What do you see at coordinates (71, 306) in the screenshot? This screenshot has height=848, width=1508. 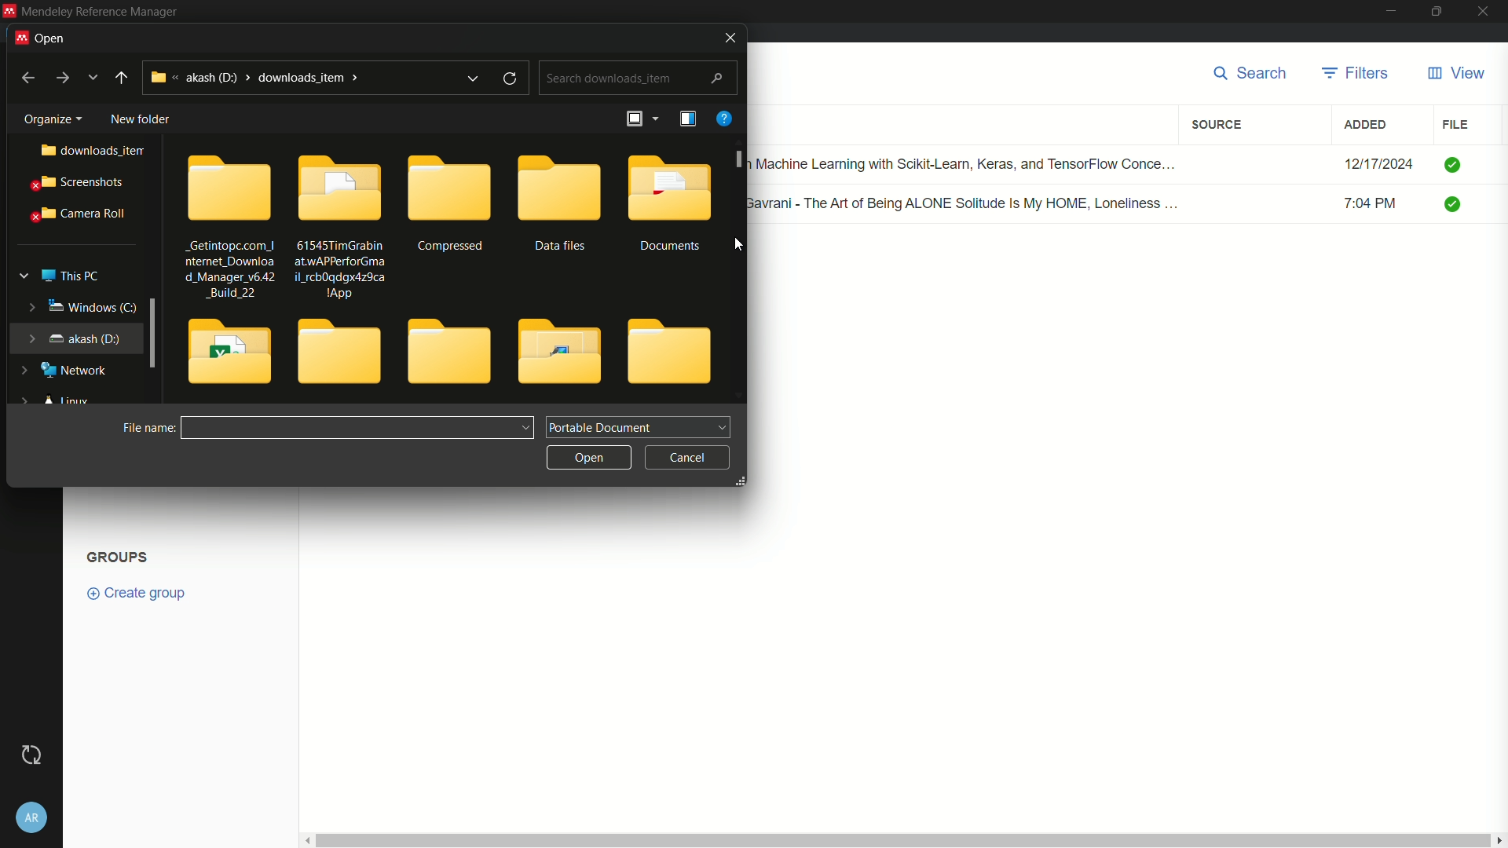 I see `windows (c:)` at bounding box center [71, 306].